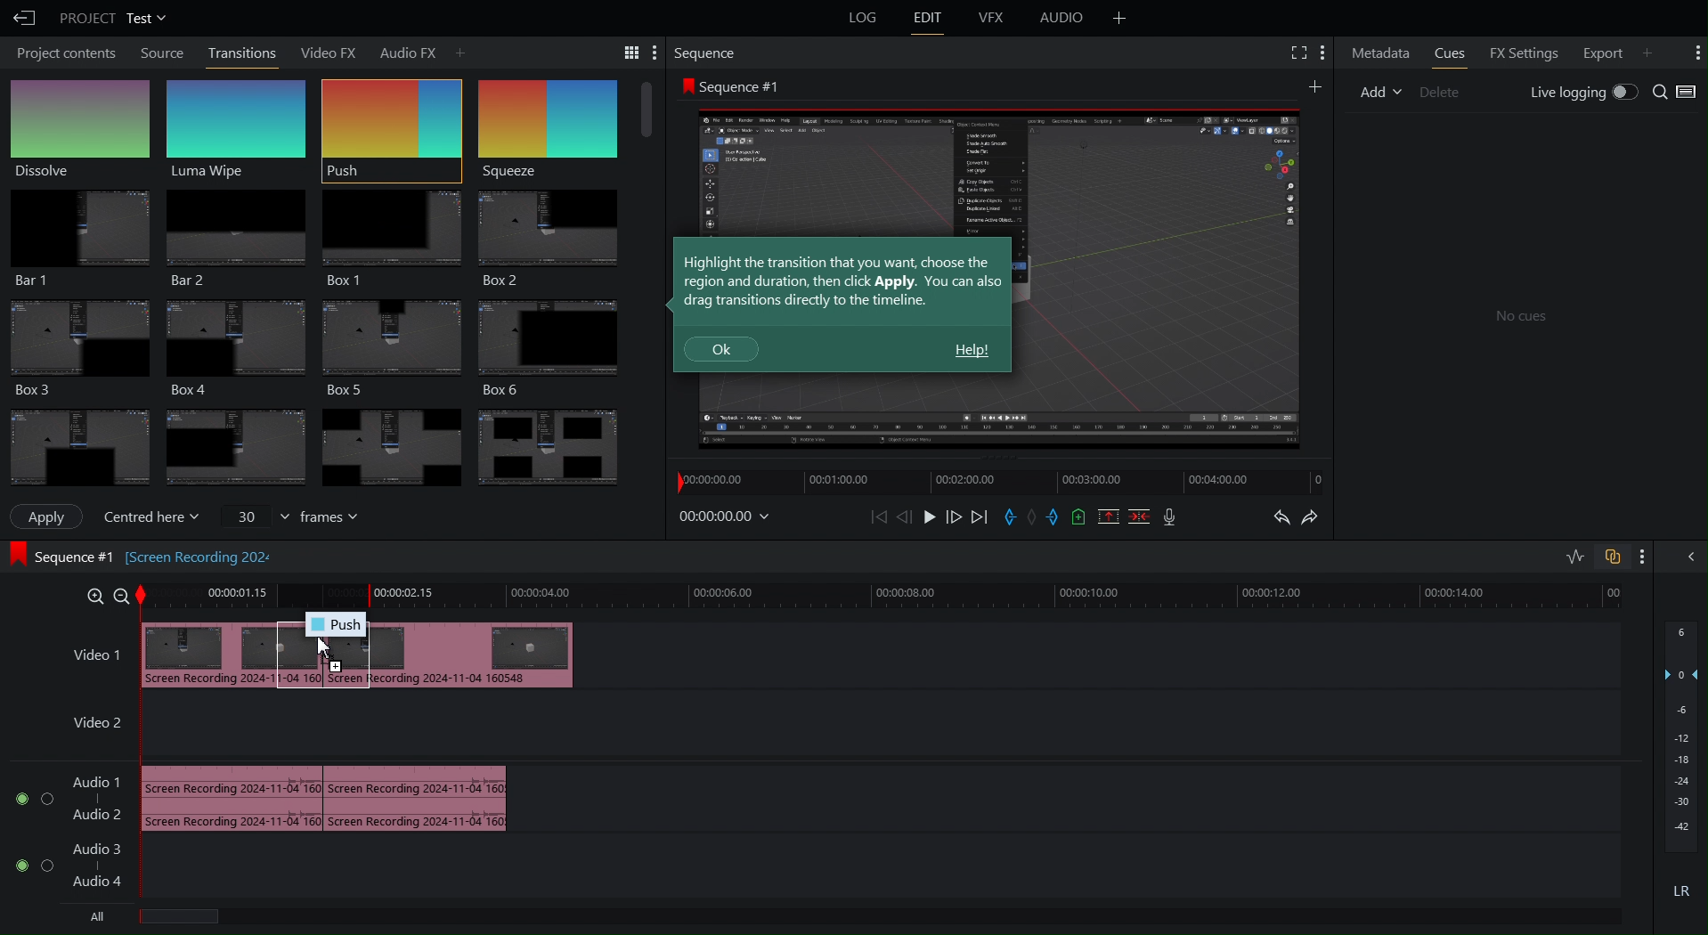  I want to click on Transitions, so click(243, 52).